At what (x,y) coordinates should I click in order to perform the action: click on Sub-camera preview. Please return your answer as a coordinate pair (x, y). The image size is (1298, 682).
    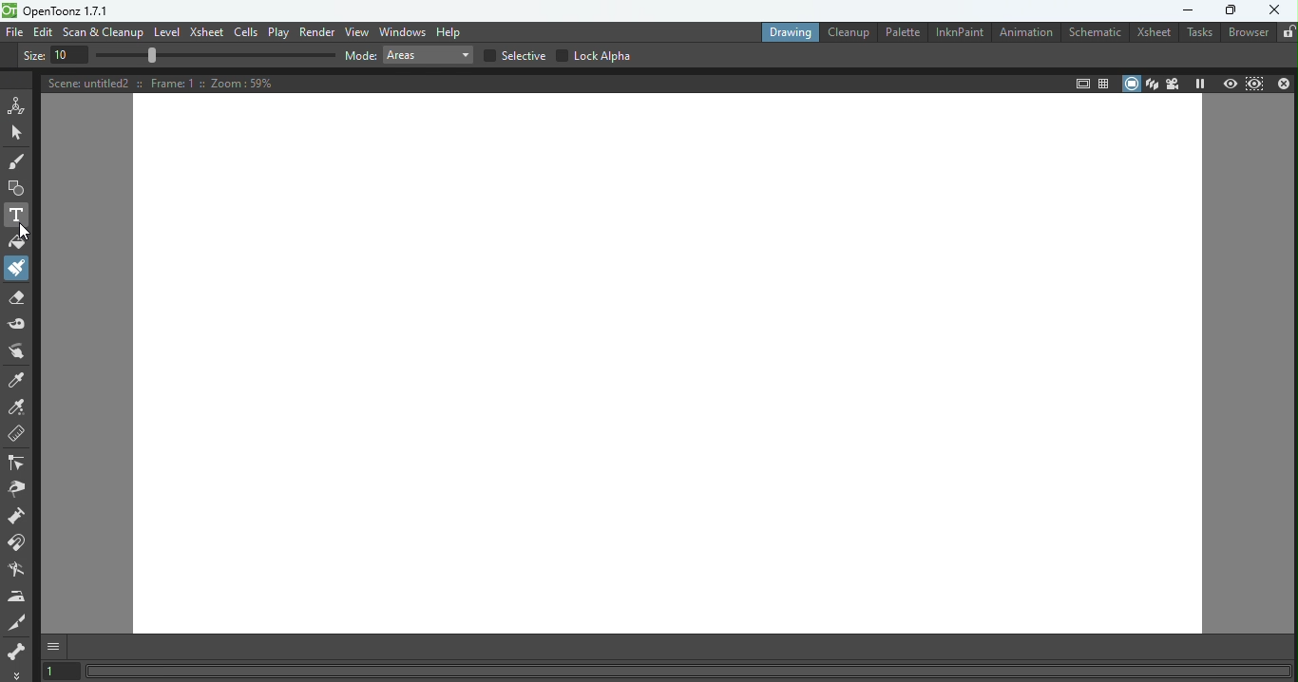
    Looking at the image, I should click on (1255, 84).